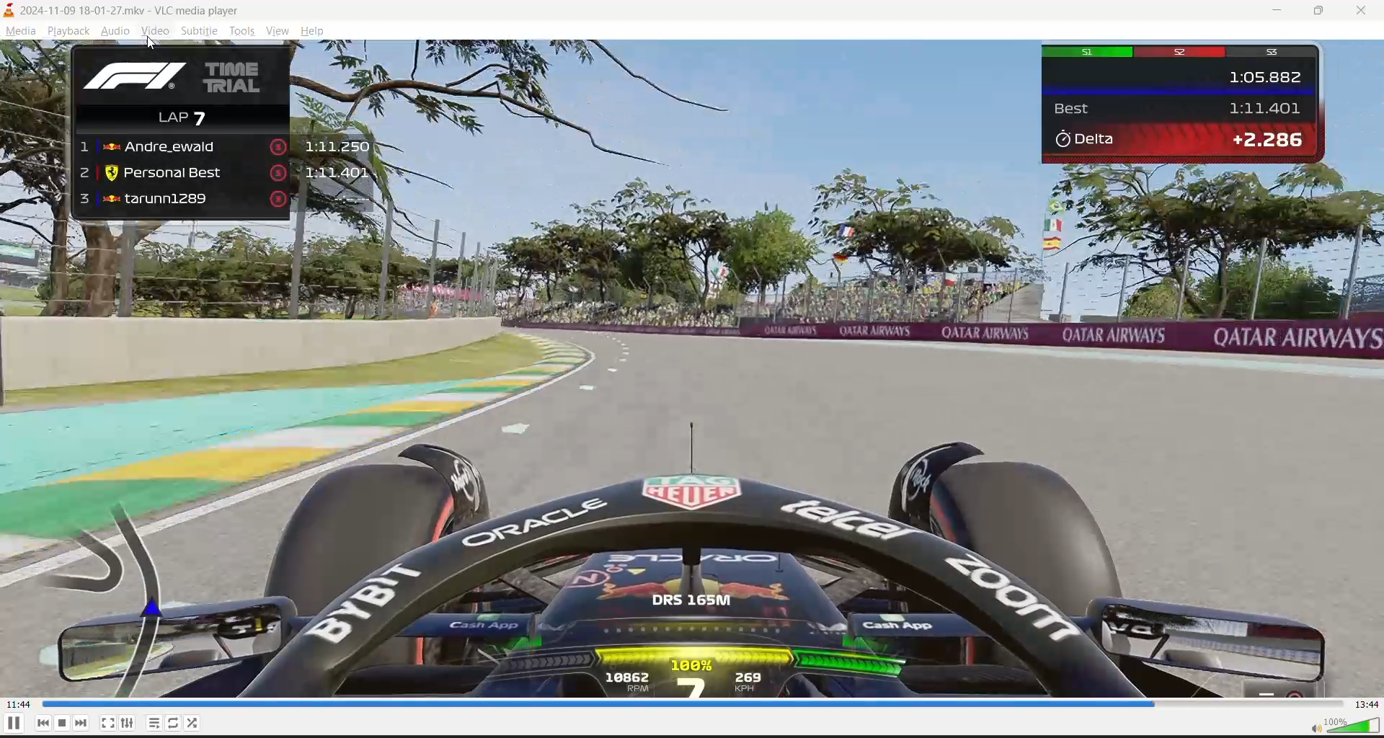 This screenshot has height=738, width=1384. I want to click on media, so click(20, 32).